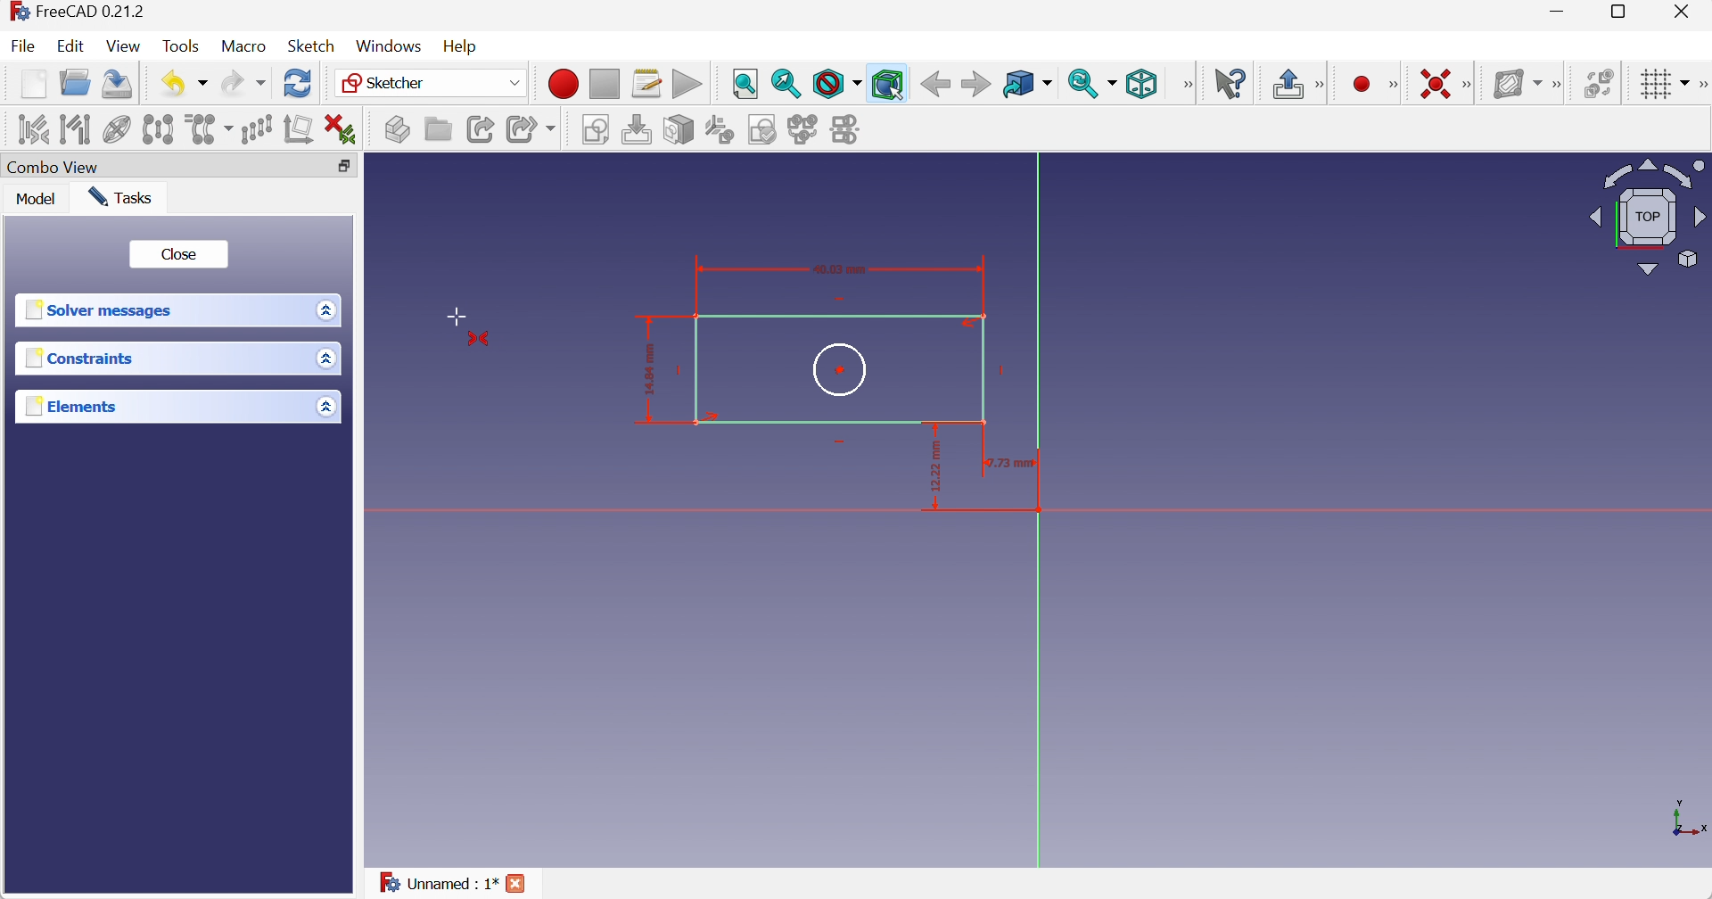  I want to click on Validate sketch, so click(764, 129).